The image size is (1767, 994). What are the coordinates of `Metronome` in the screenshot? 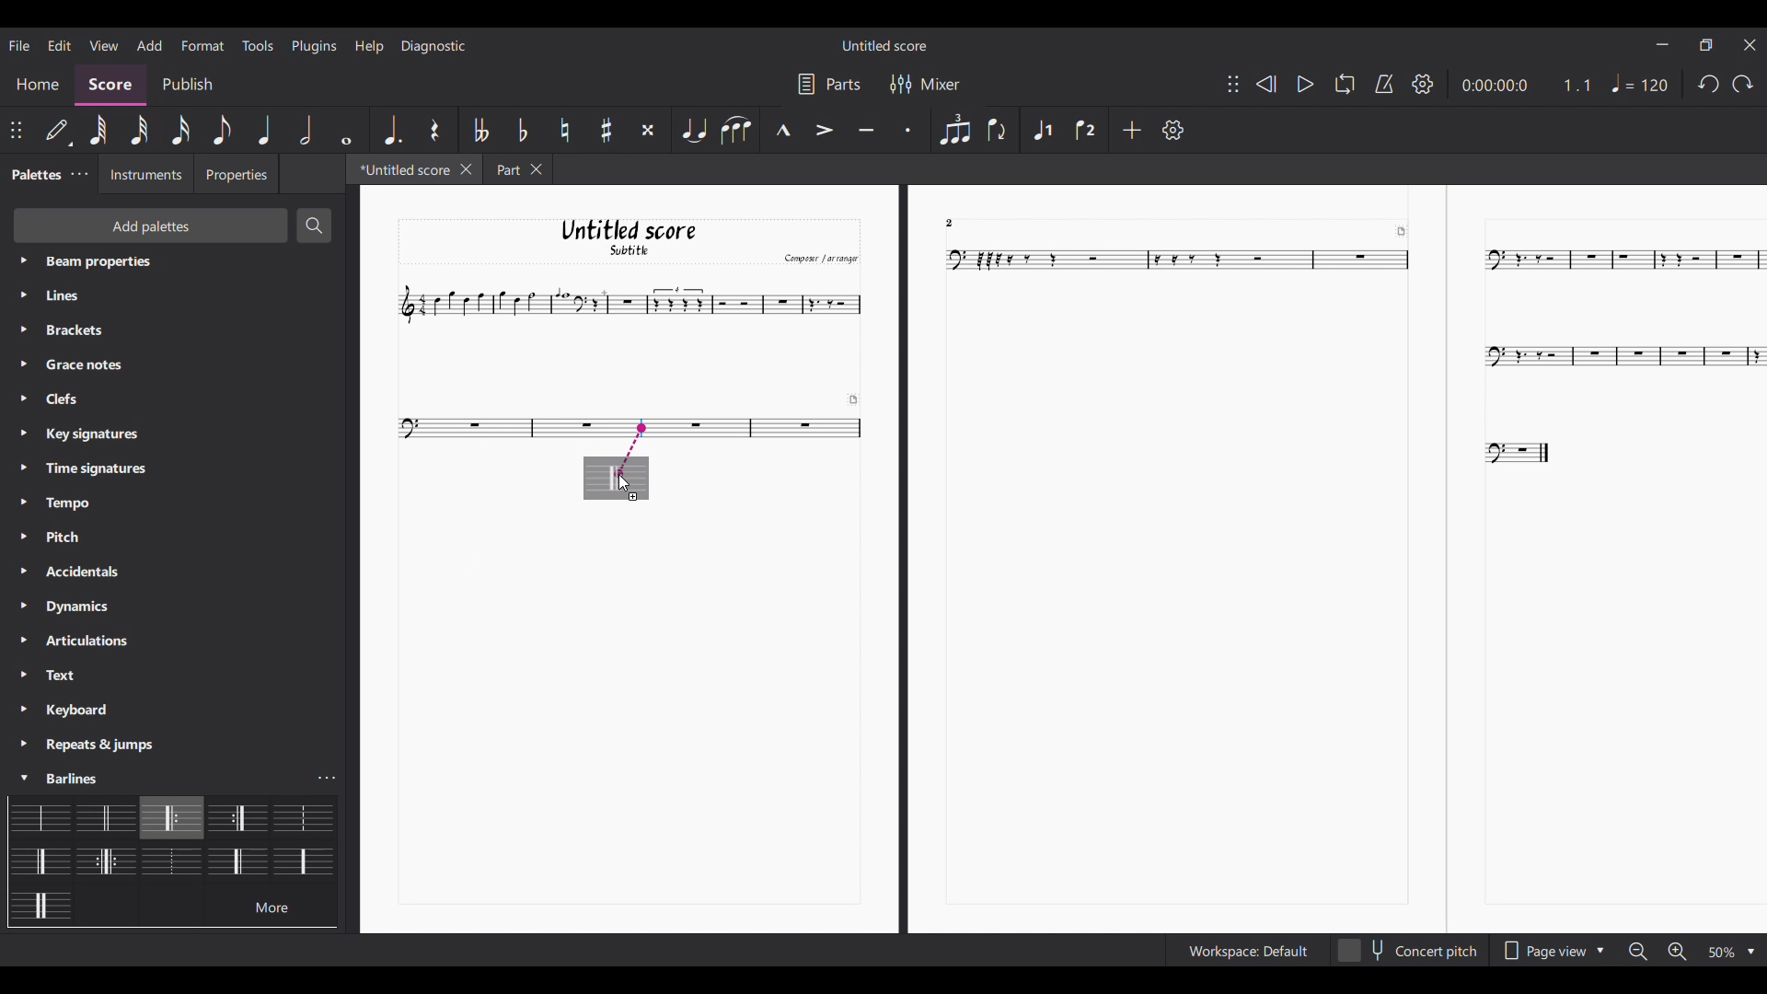 It's located at (1384, 84).